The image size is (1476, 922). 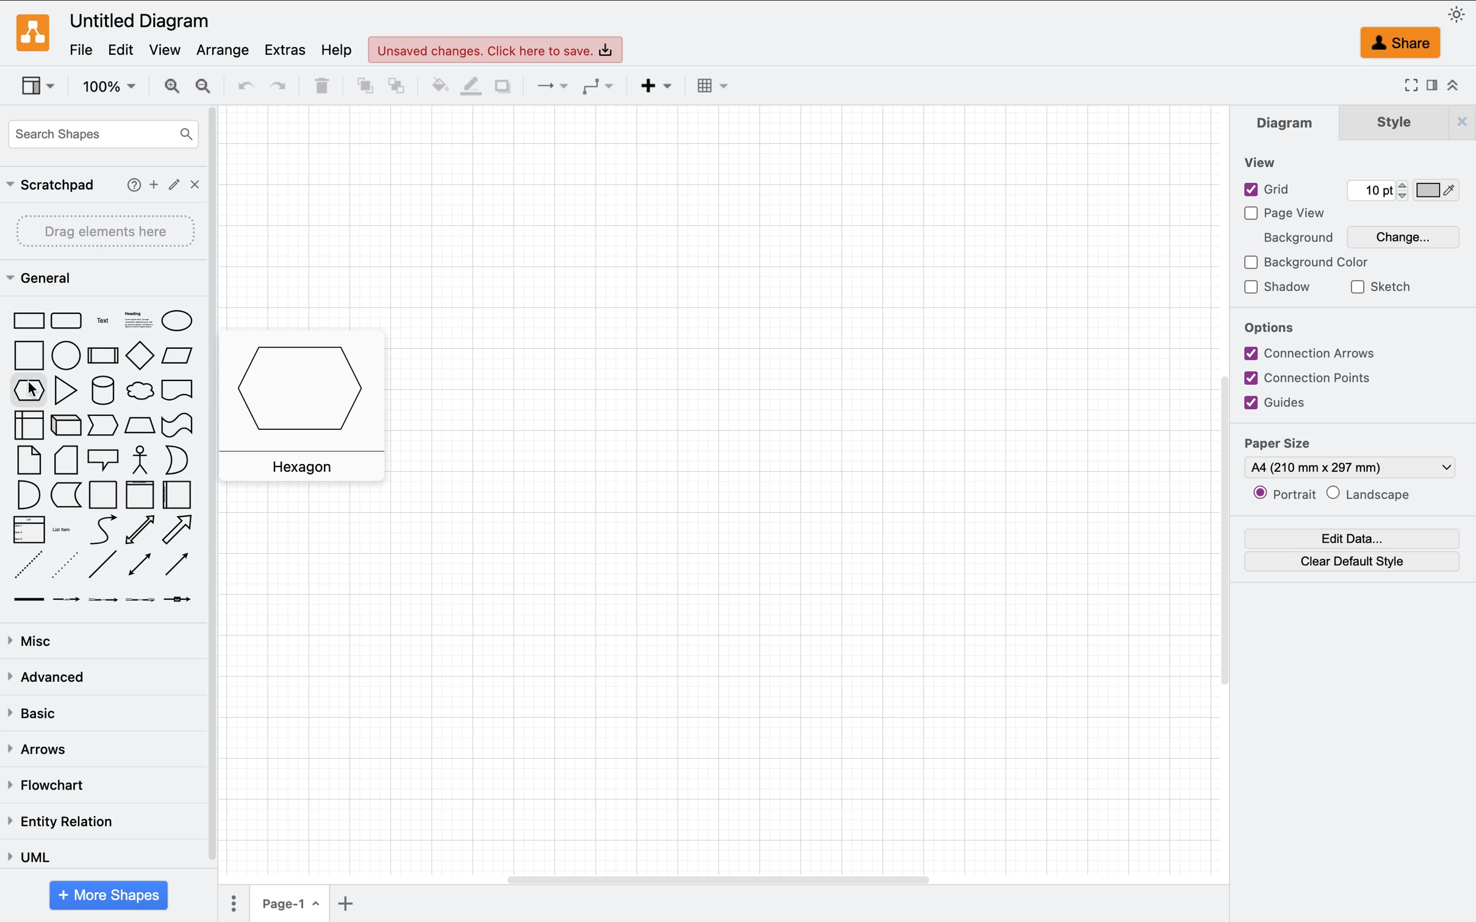 What do you see at coordinates (501, 85) in the screenshot?
I see `shadow` at bounding box center [501, 85].